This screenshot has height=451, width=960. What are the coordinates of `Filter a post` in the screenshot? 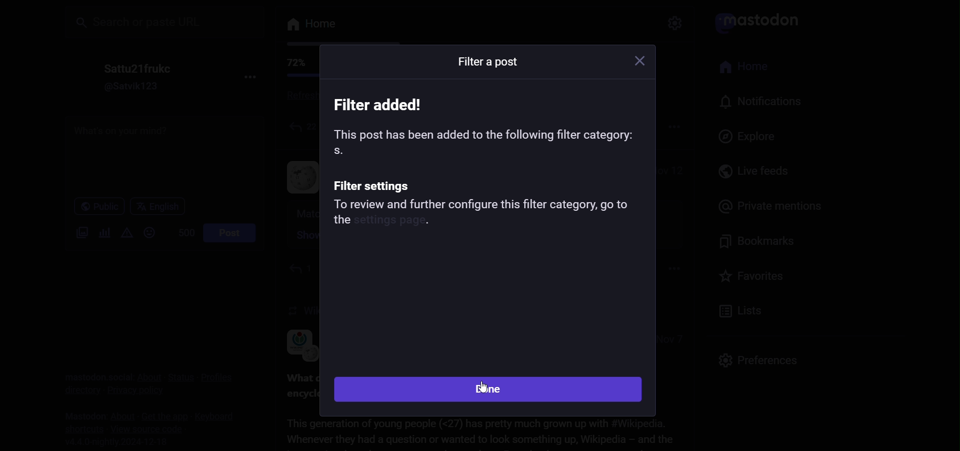 It's located at (489, 62).